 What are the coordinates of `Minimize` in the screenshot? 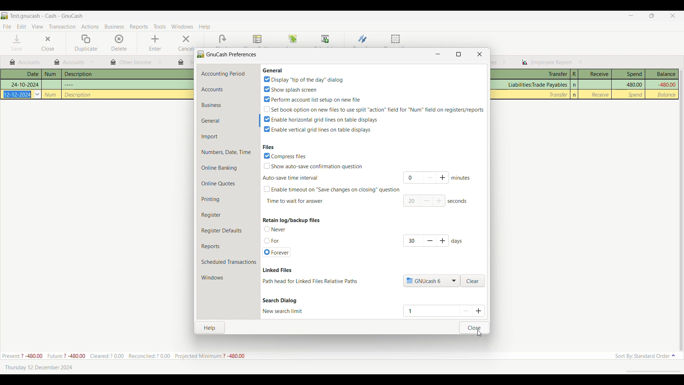 It's located at (631, 15).